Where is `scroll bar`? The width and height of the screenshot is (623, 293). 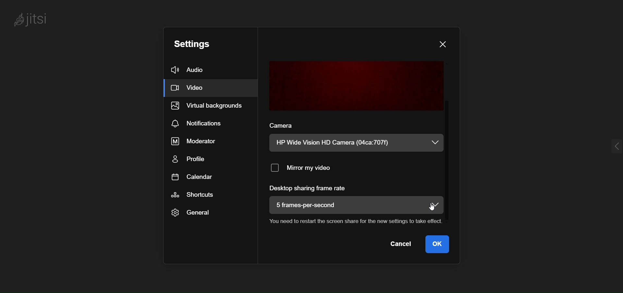
scroll bar is located at coordinates (450, 135).